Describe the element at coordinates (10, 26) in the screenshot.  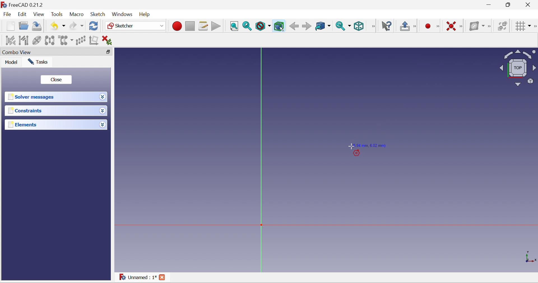
I see `New` at that location.